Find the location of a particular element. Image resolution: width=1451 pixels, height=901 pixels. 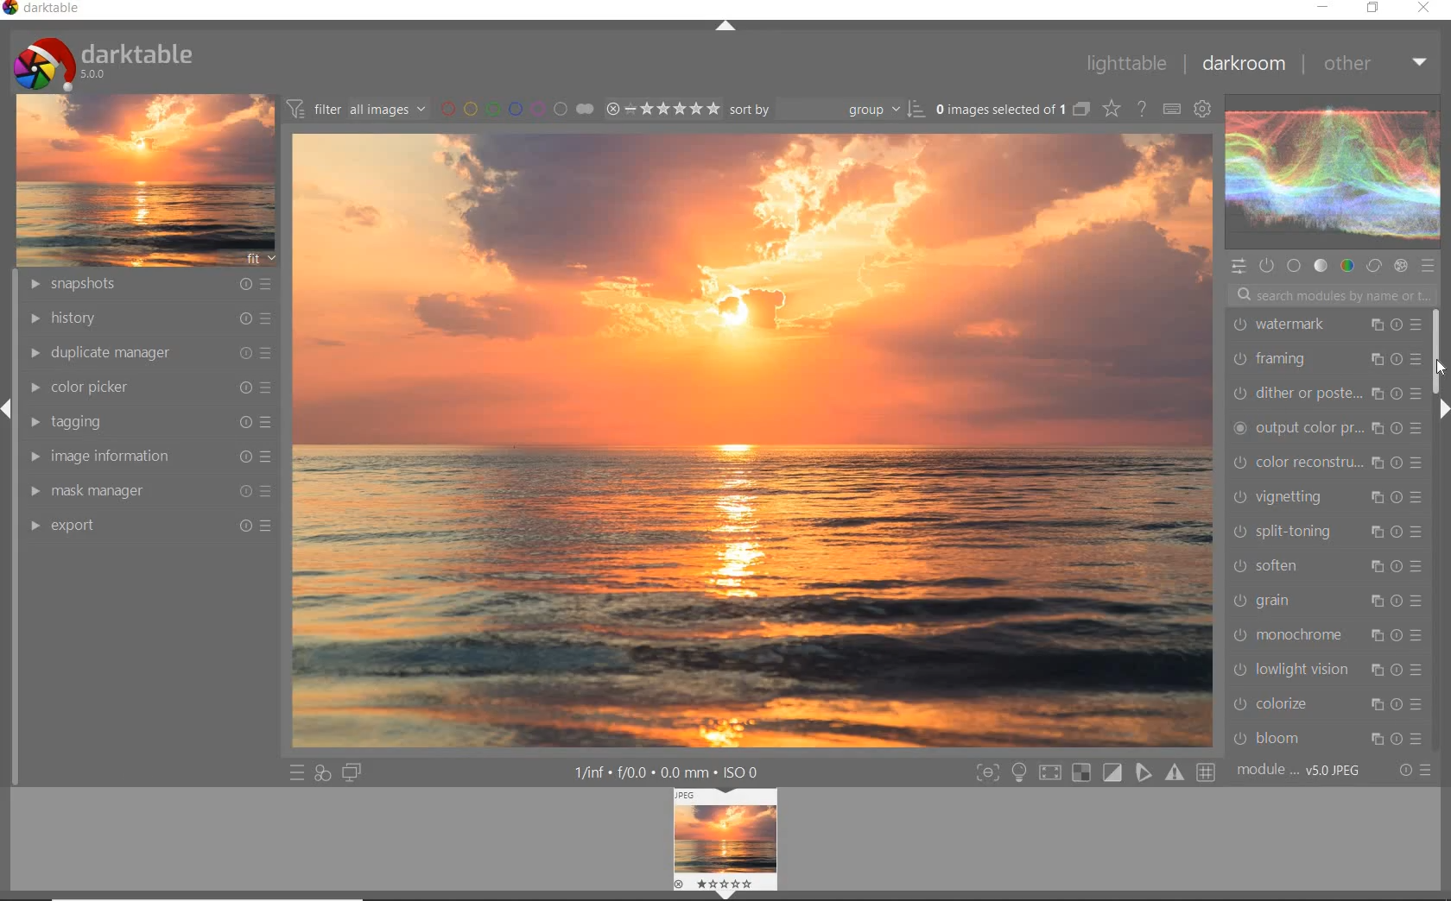

define keyboard shortcut is located at coordinates (1170, 108).